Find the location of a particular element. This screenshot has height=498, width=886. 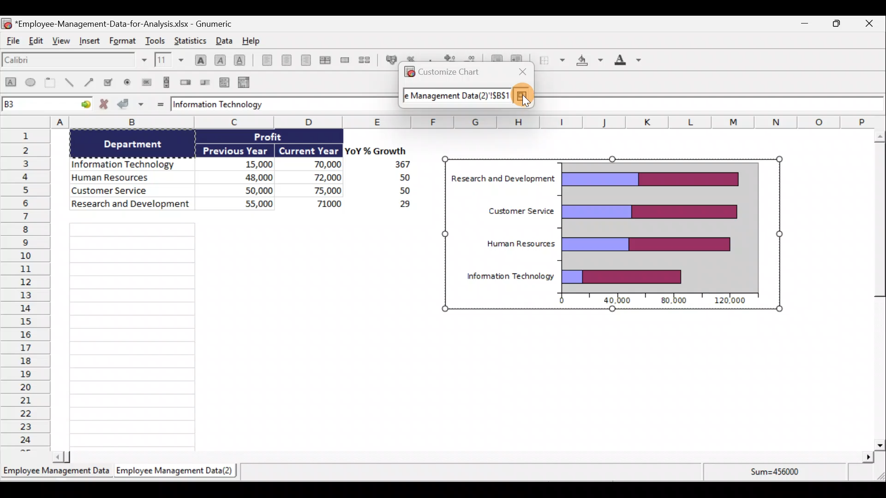

File is located at coordinates (13, 43).